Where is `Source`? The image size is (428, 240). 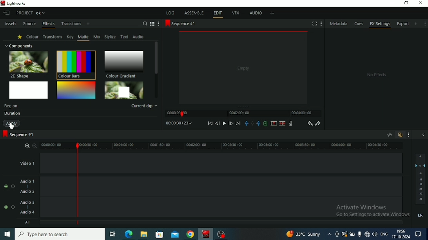 Source is located at coordinates (29, 24).